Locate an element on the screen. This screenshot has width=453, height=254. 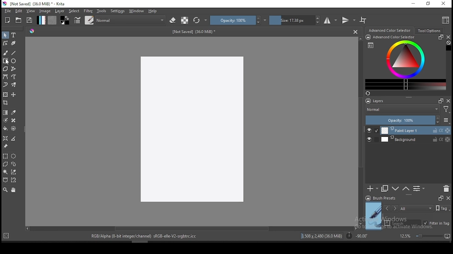
multibrush tool is located at coordinates (14, 85).